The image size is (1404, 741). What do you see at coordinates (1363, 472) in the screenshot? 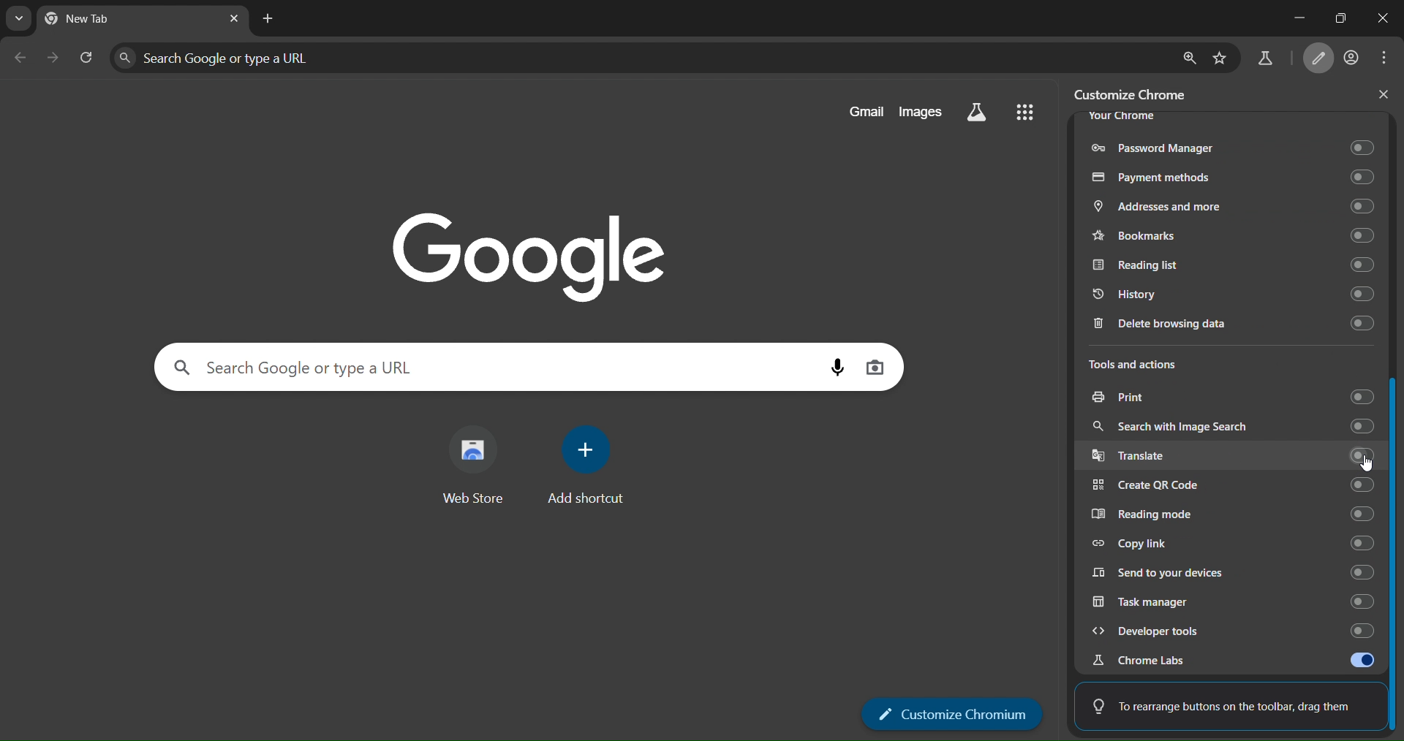
I see `pointer cursor` at bounding box center [1363, 472].